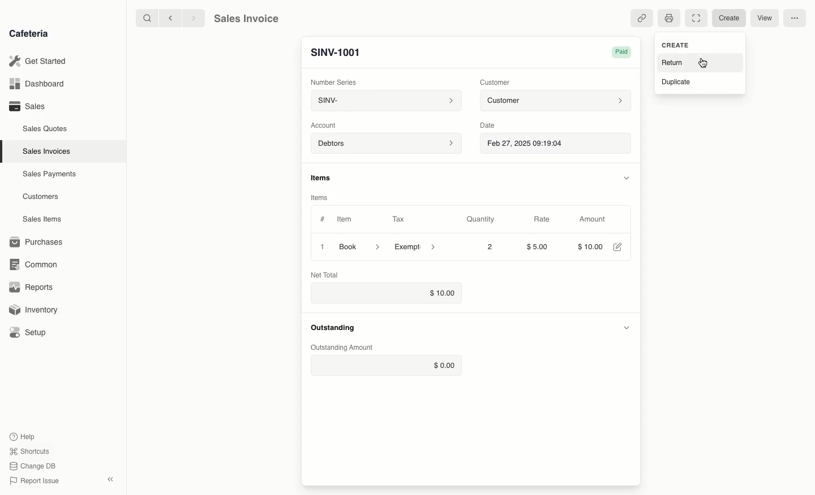 The height and width of the screenshot is (495, 815). I want to click on cursor, so click(705, 64).